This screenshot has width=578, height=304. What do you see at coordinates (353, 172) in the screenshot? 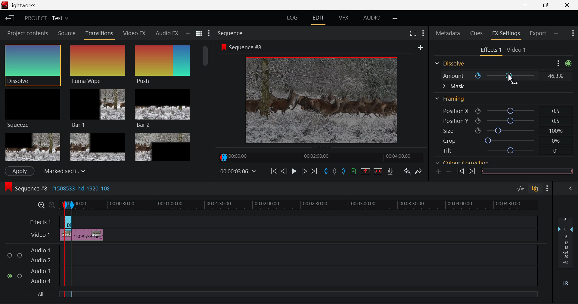
I see `Mark Cue` at bounding box center [353, 172].